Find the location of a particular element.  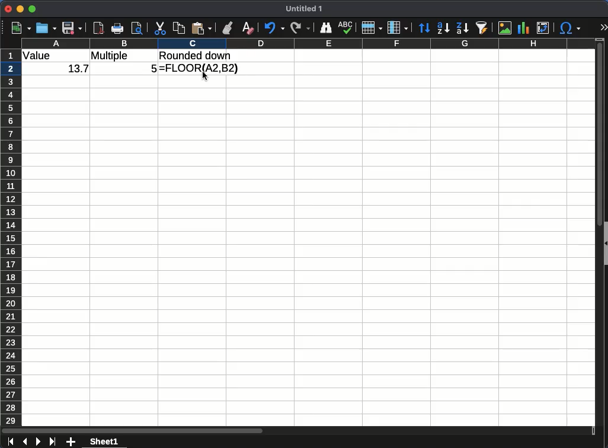

minimize is located at coordinates (21, 9).